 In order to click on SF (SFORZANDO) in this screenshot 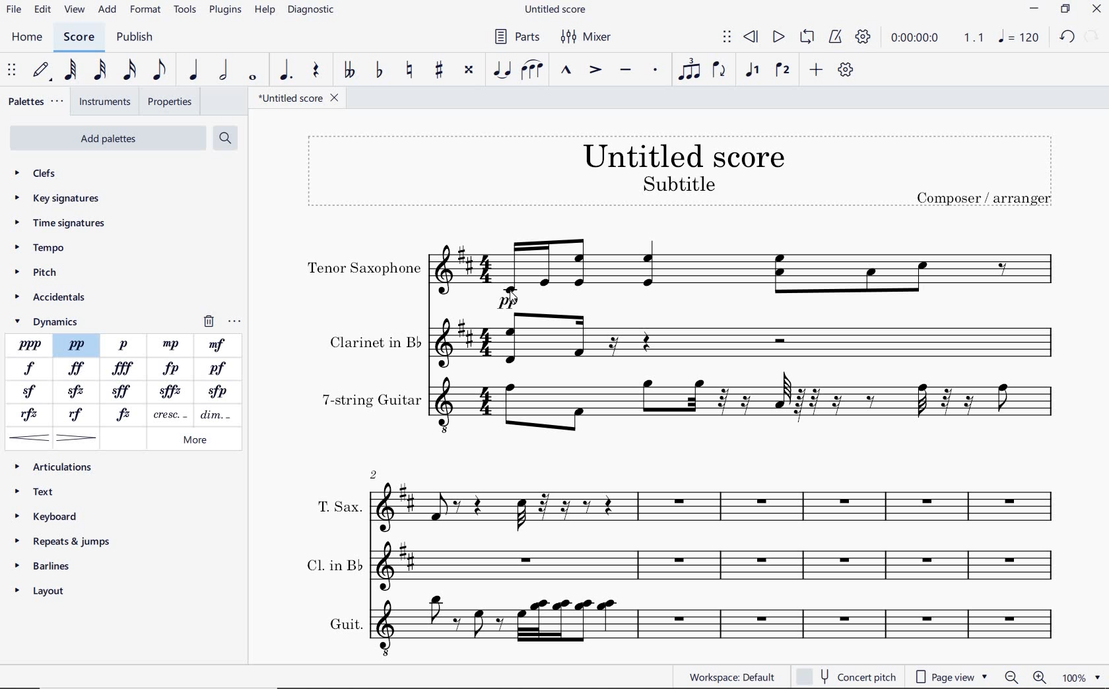, I will do `click(30, 393)`.